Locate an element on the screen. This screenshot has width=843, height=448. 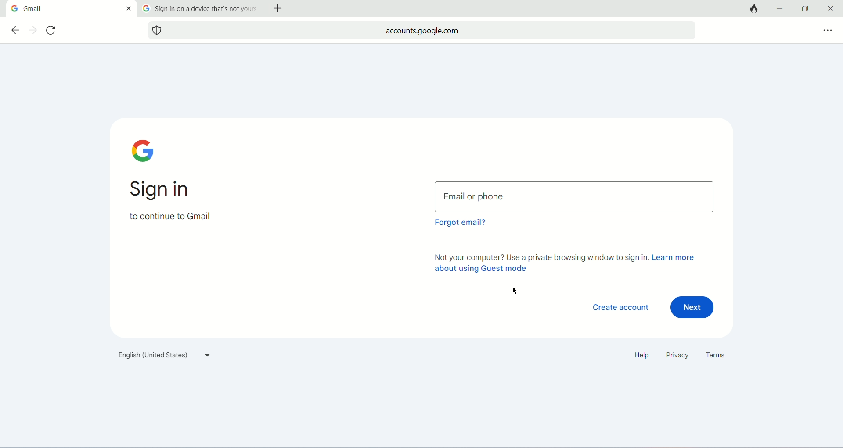
privacy is located at coordinates (676, 356).